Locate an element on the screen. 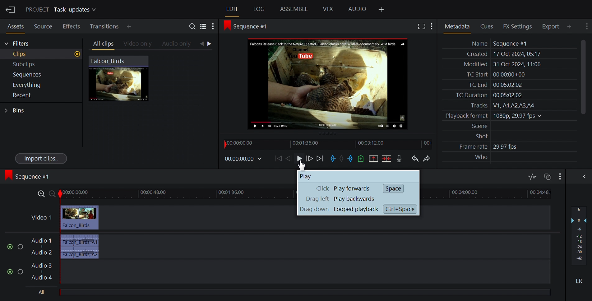  Add Panel is located at coordinates (569, 26).